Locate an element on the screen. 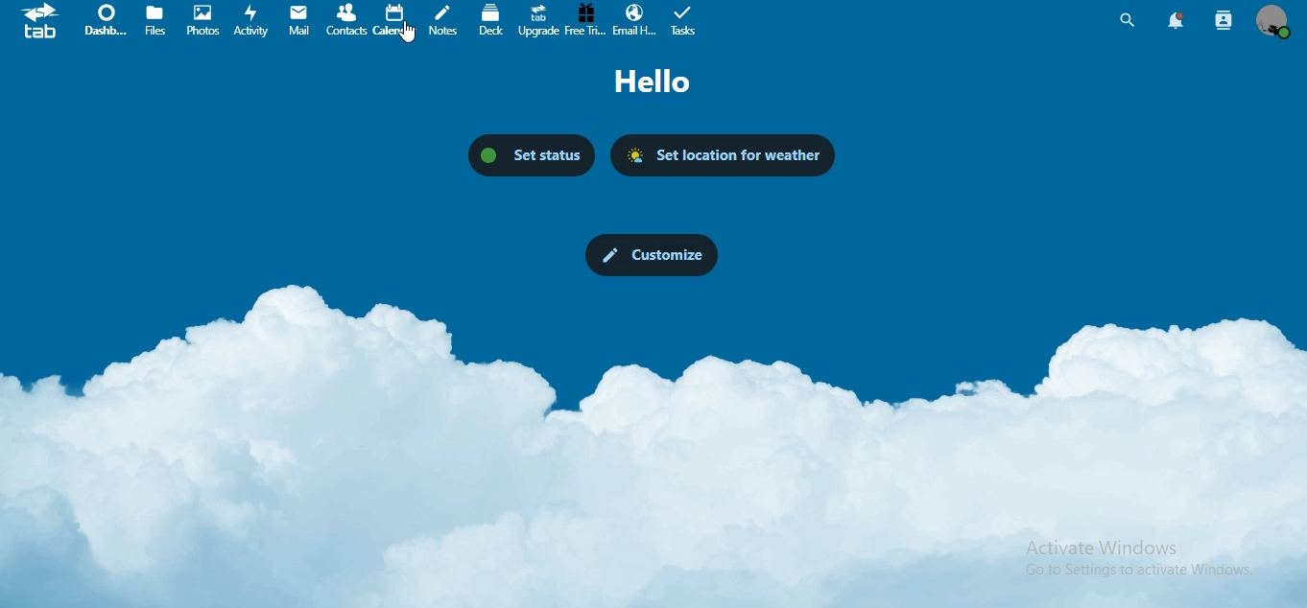 This screenshot has height=608, width=1307. photos is located at coordinates (203, 21).